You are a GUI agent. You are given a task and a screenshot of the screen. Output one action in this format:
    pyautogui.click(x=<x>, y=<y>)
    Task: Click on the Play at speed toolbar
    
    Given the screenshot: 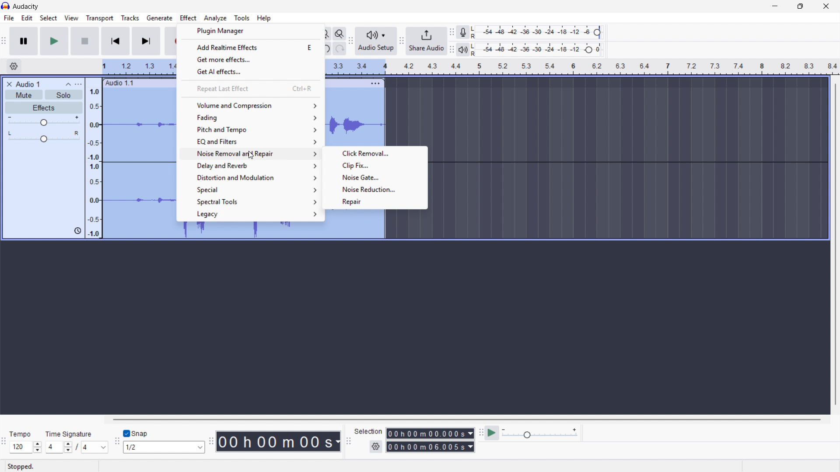 What is the action you would take?
    pyautogui.click(x=479, y=434)
    